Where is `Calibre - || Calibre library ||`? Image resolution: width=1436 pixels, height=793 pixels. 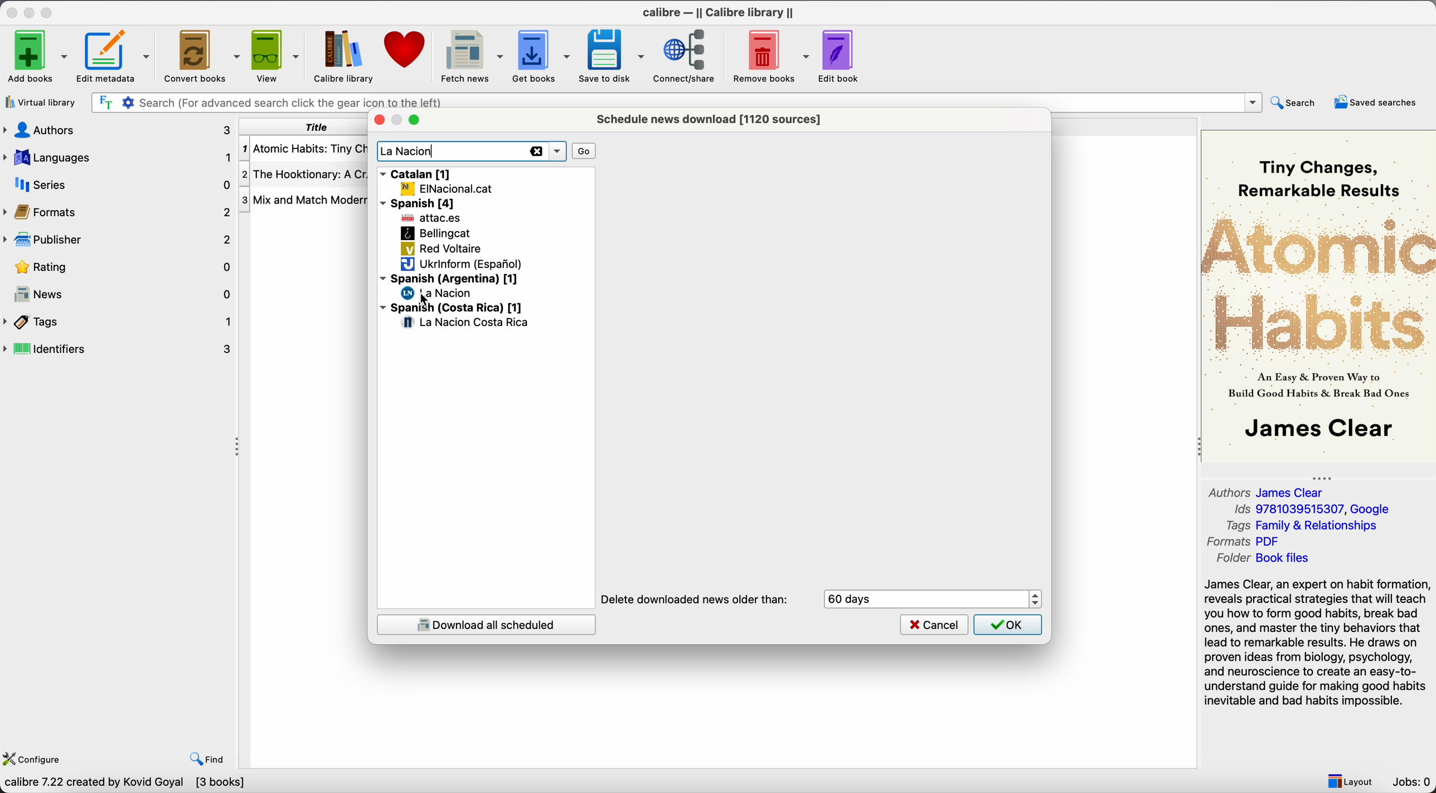
Calibre - || Calibre library || is located at coordinates (721, 12).